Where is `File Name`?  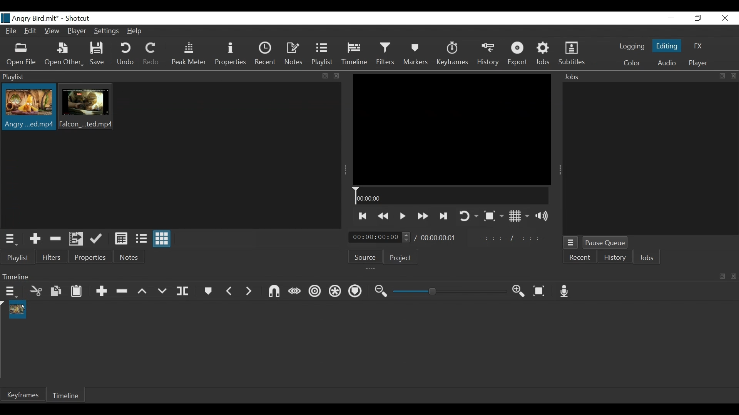 File Name is located at coordinates (29, 18).